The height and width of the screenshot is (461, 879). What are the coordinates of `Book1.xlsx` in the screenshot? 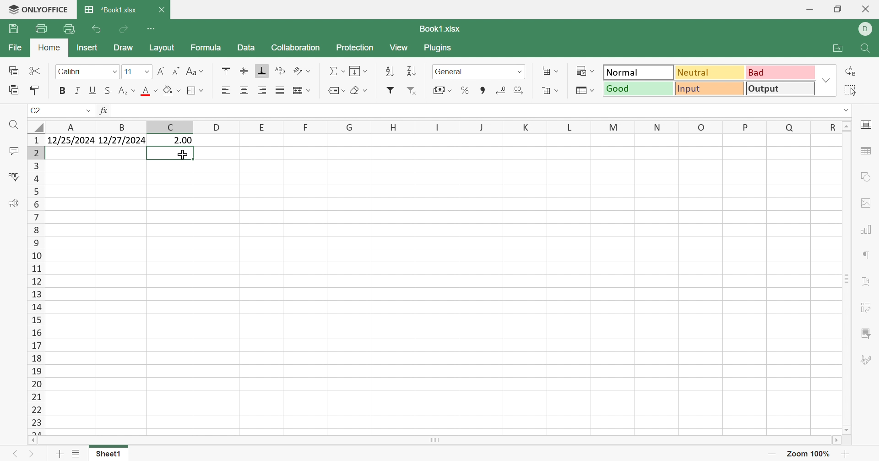 It's located at (440, 29).